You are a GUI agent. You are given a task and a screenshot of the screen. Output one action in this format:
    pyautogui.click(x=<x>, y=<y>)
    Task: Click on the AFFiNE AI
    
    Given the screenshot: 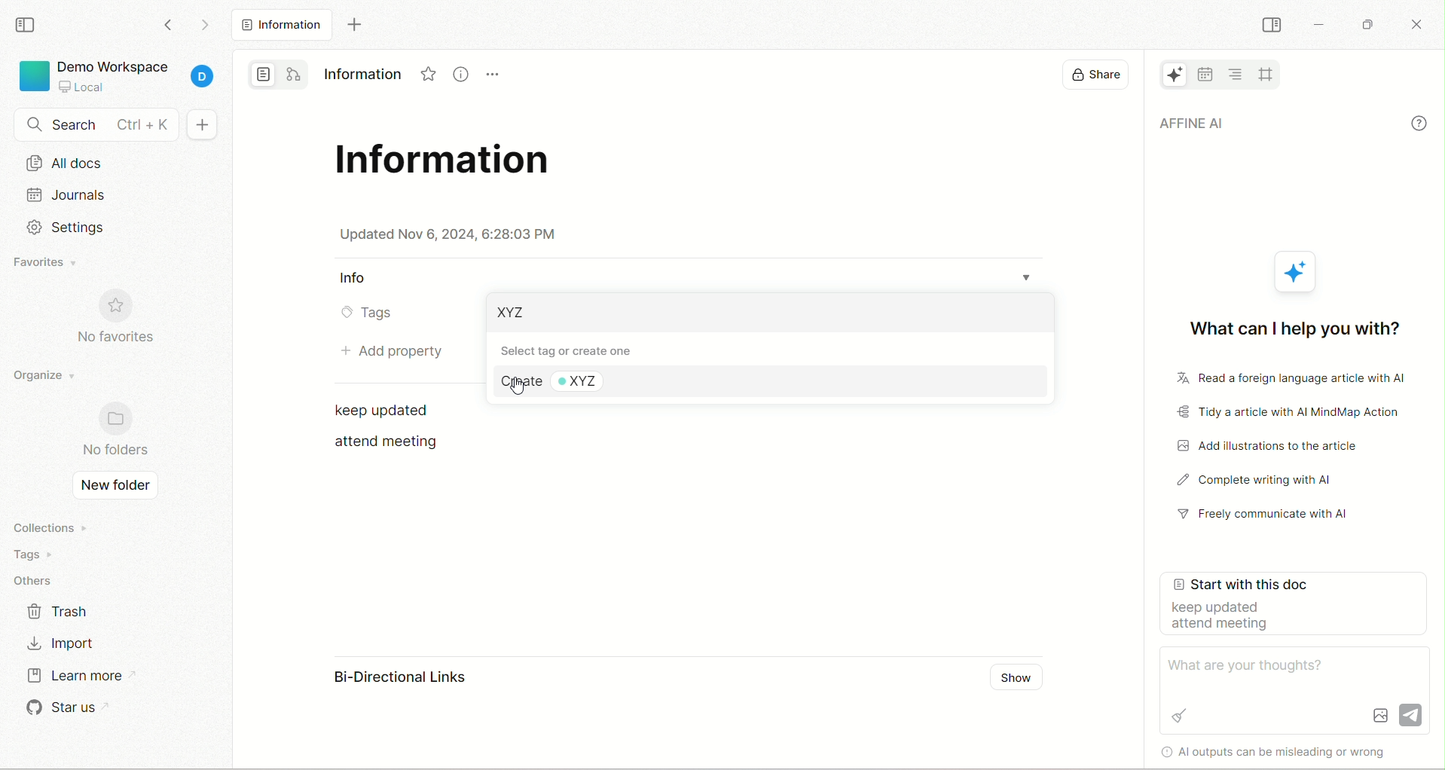 What is the action you would take?
    pyautogui.click(x=1270, y=124)
    